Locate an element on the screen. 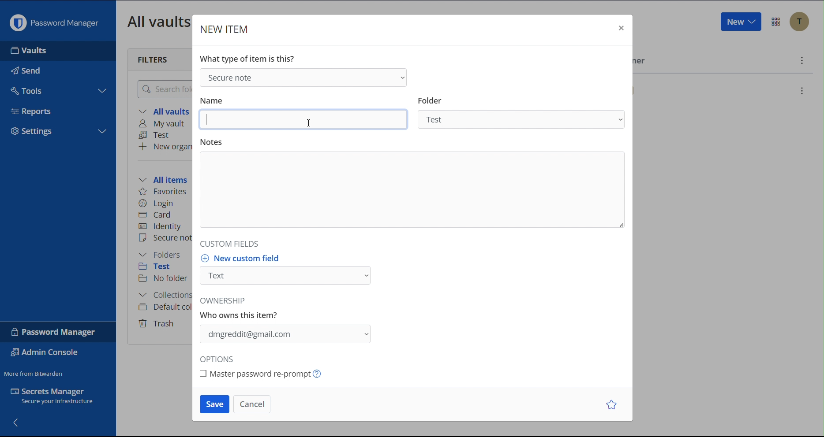 This screenshot has width=824, height=437. More is located at coordinates (801, 60).